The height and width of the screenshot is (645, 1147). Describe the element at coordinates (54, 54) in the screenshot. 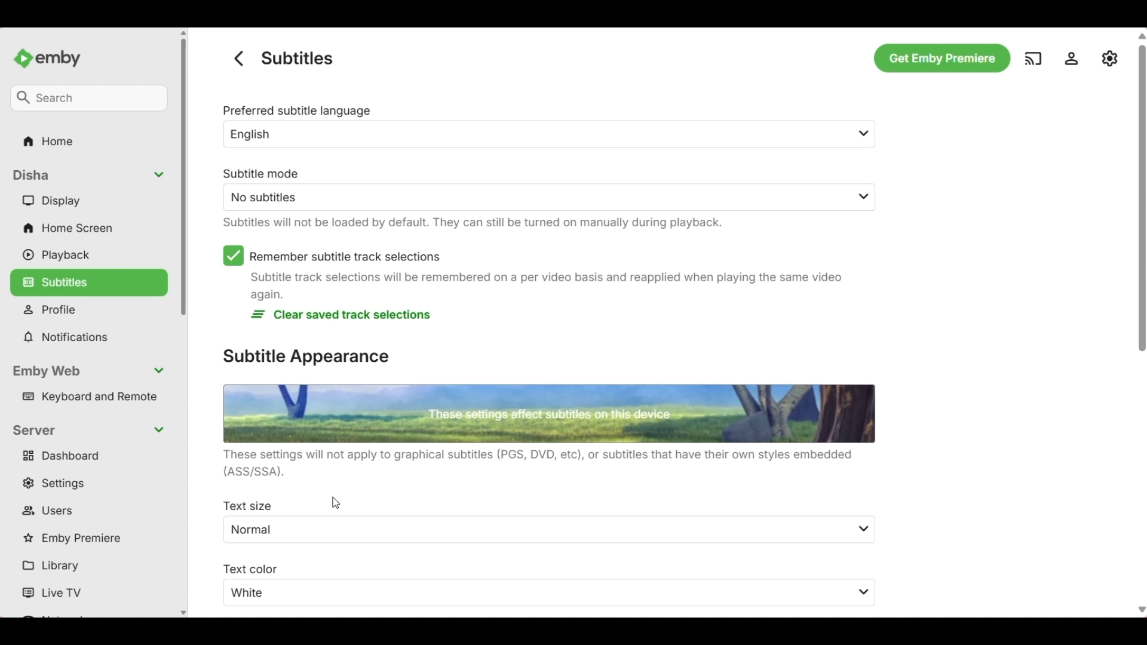

I see `` at that location.